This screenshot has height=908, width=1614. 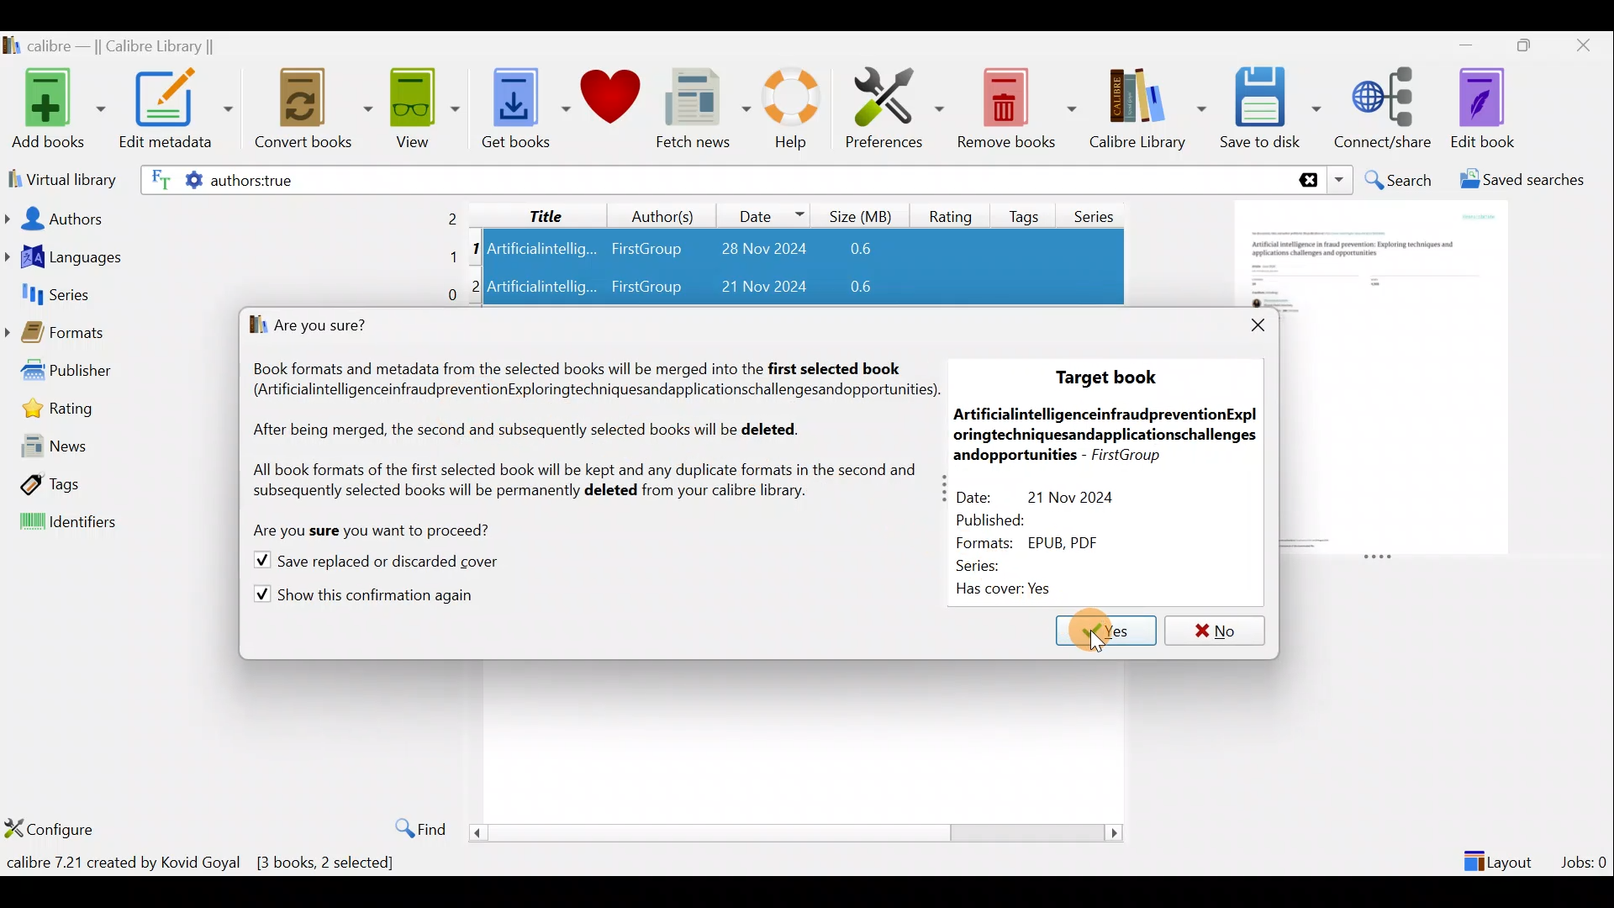 I want to click on Layout, so click(x=1501, y=854).